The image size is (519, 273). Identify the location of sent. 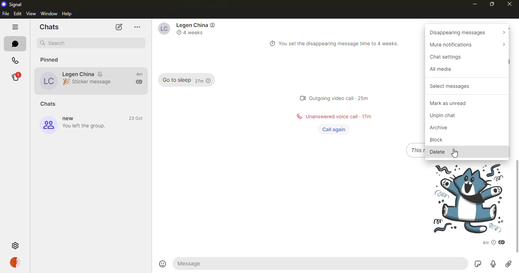
(139, 82).